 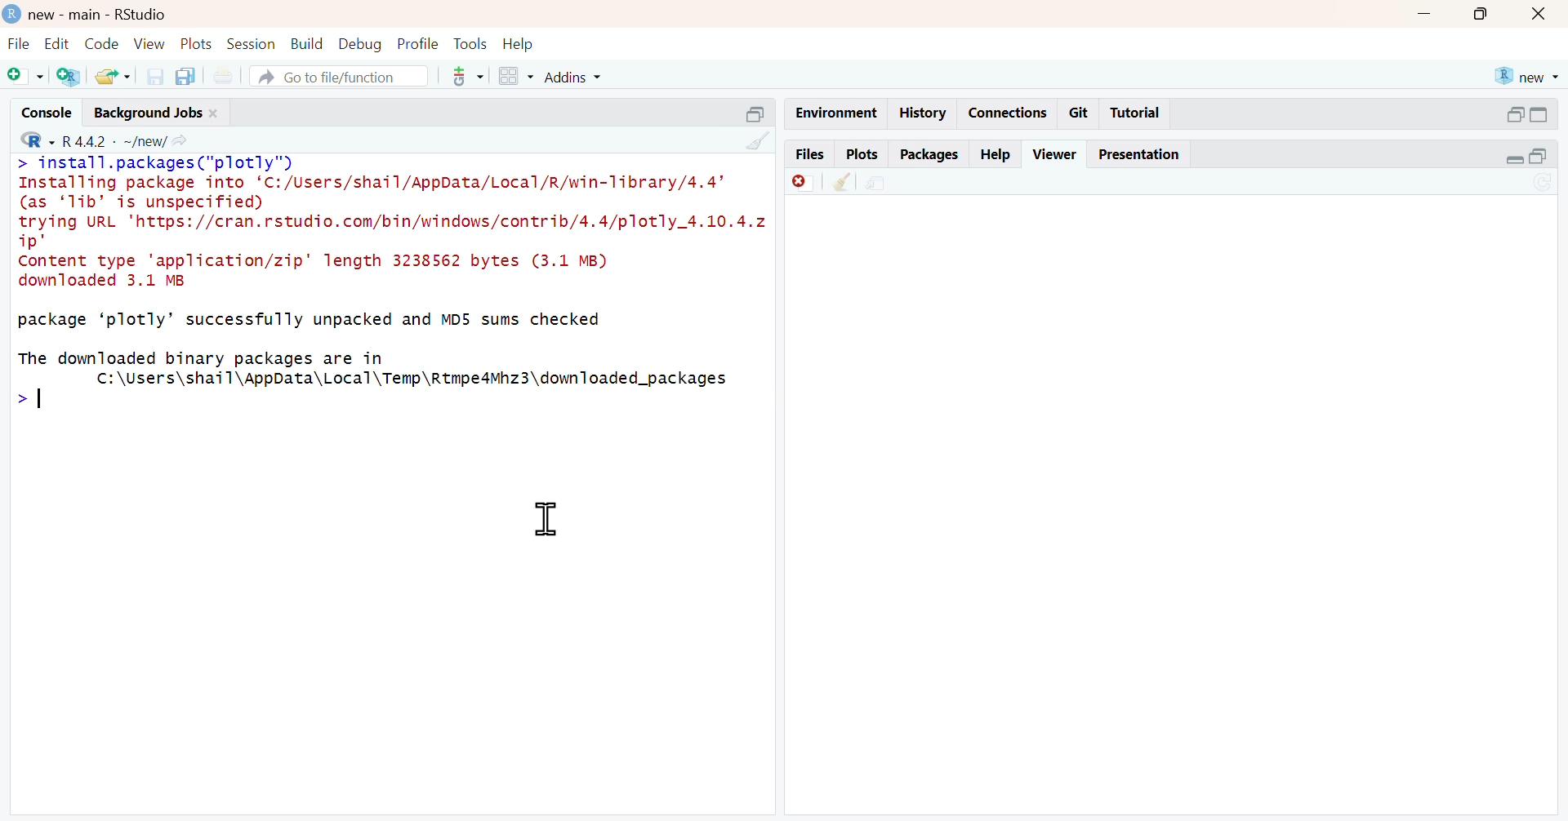 What do you see at coordinates (1549, 158) in the screenshot?
I see `maximize` at bounding box center [1549, 158].